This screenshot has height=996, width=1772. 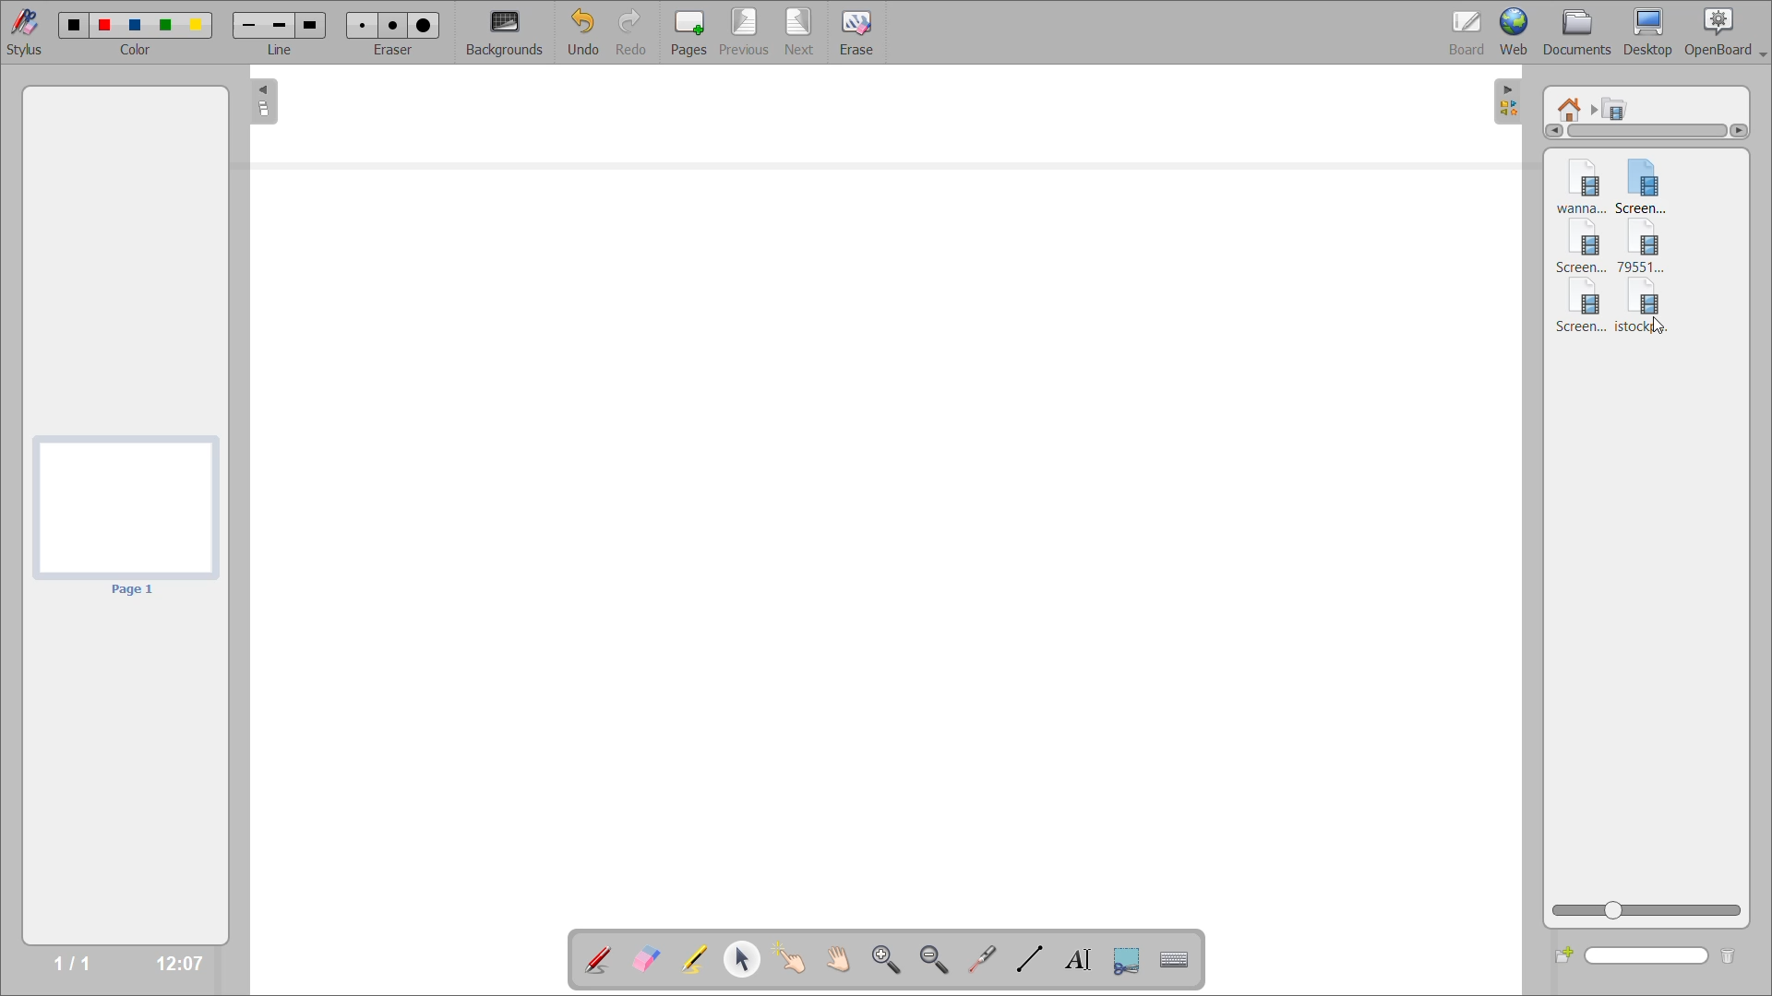 I want to click on virtual keyboard, so click(x=1180, y=962).